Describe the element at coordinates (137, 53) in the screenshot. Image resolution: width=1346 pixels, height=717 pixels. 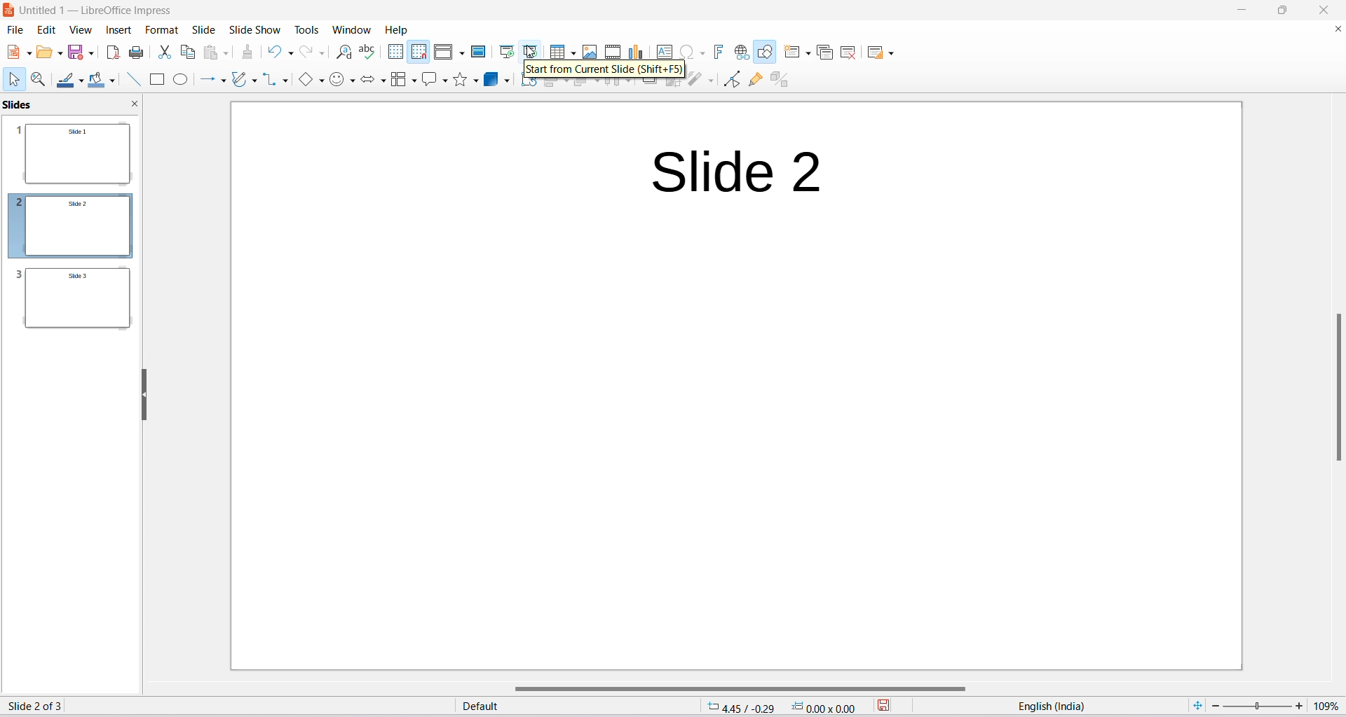
I see `print` at that location.